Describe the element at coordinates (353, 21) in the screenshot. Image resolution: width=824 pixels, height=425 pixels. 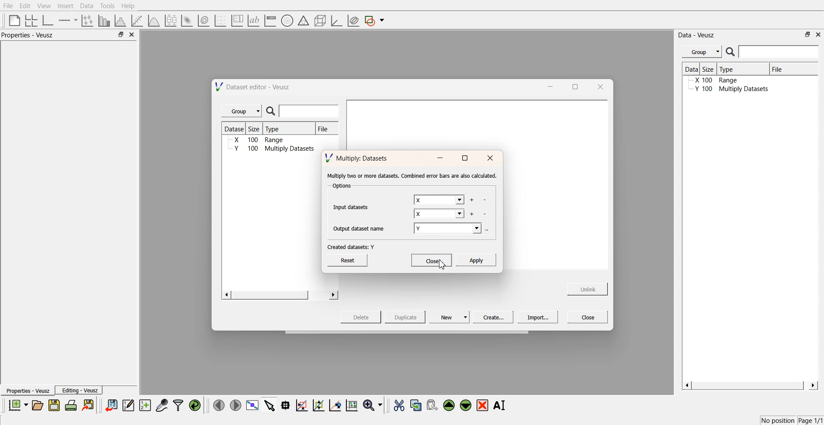
I see `plot covariance ellipses` at that location.